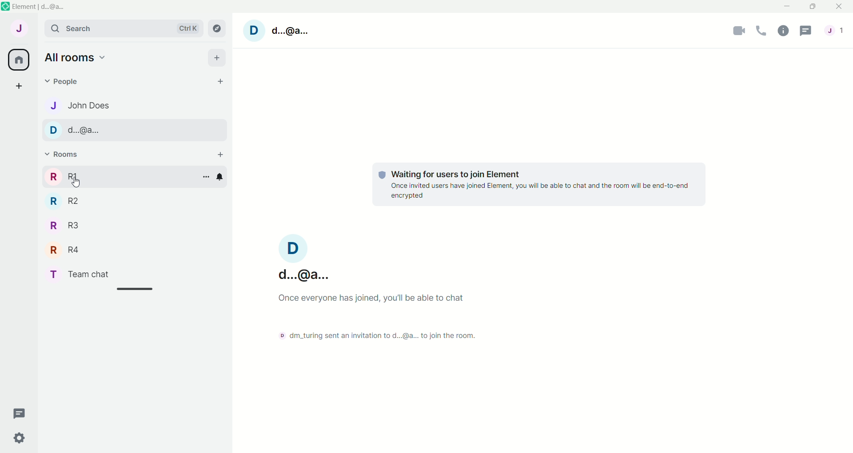 This screenshot has width=853, height=453. I want to click on start chat, so click(217, 80).